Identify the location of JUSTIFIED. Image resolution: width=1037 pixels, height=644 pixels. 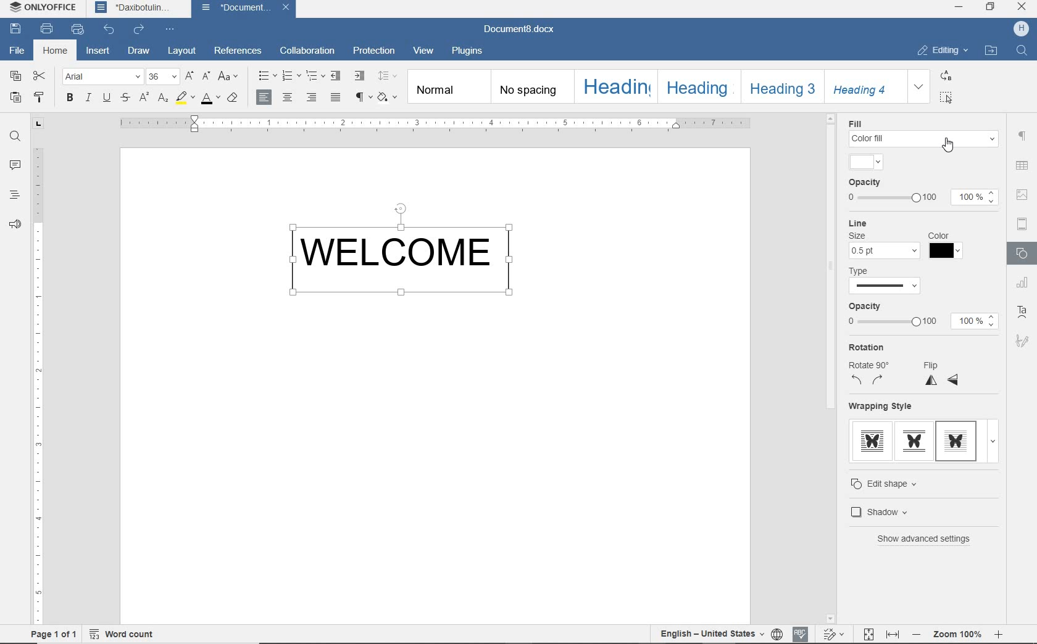
(336, 98).